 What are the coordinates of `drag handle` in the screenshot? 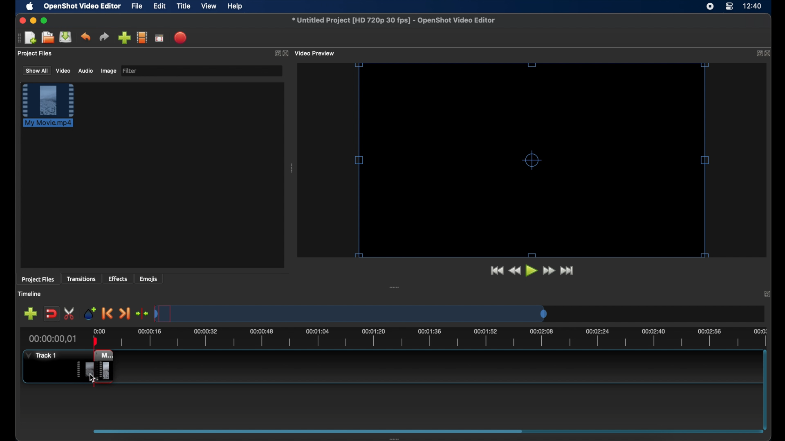 It's located at (395, 288).